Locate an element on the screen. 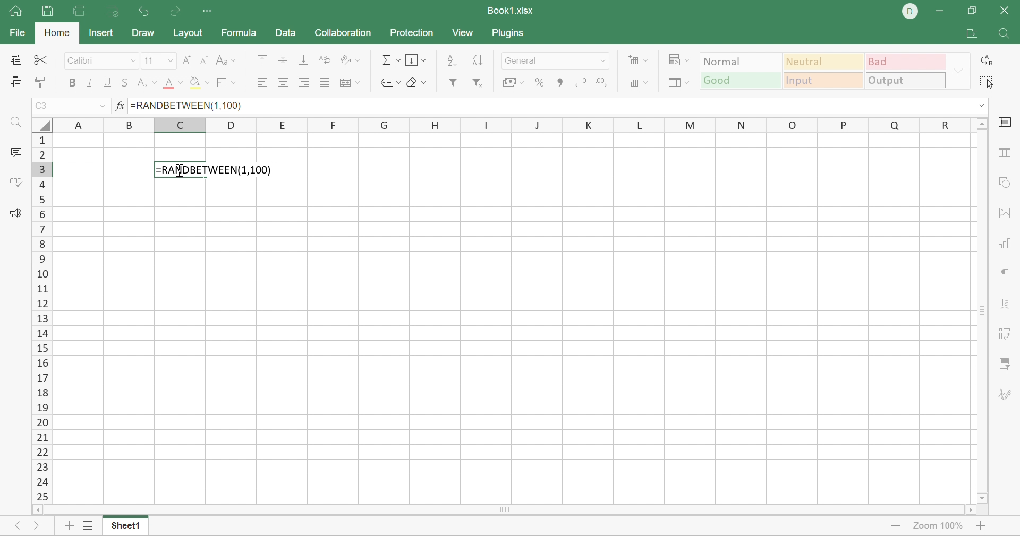  Drop Down is located at coordinates (134, 60).